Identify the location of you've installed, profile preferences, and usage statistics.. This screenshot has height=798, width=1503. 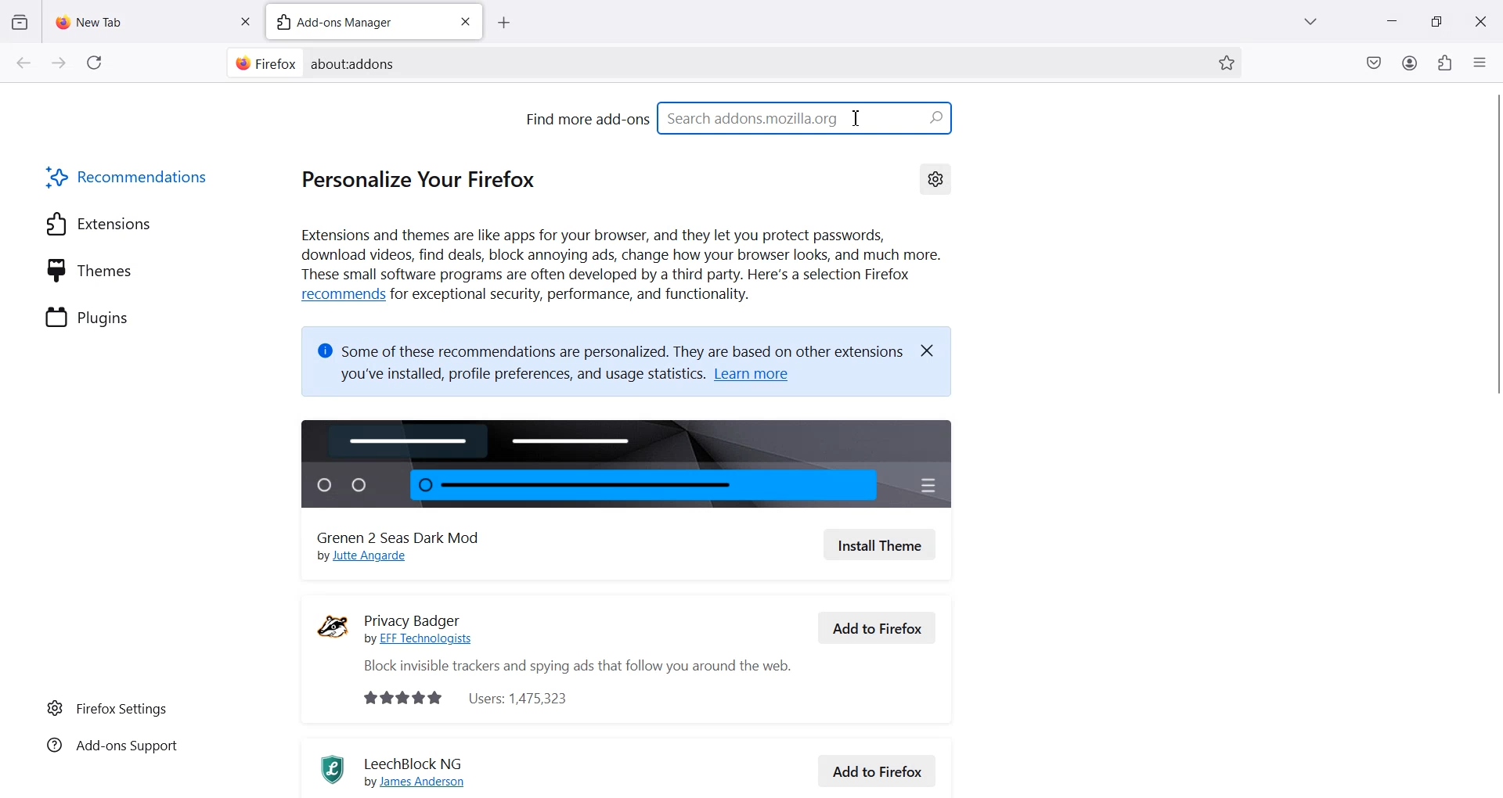
(511, 377).